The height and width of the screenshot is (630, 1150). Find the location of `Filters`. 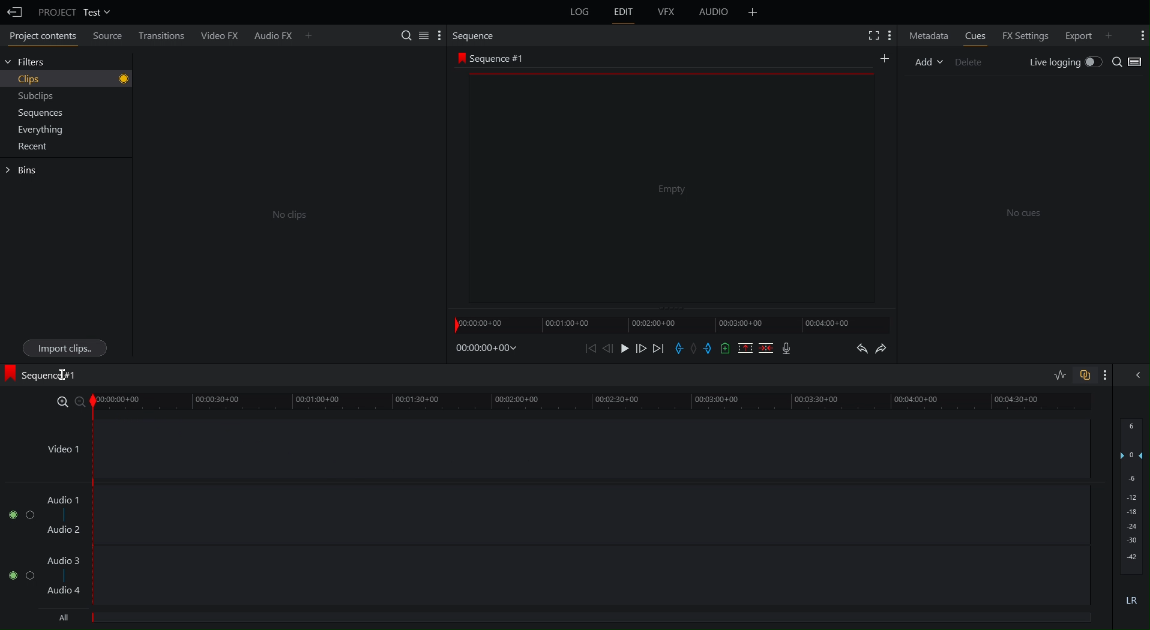

Filters is located at coordinates (29, 63).